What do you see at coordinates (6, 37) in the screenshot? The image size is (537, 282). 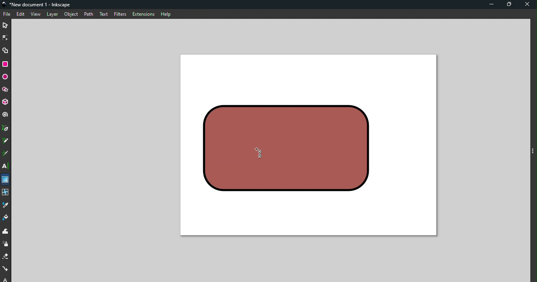 I see `Node tool` at bounding box center [6, 37].